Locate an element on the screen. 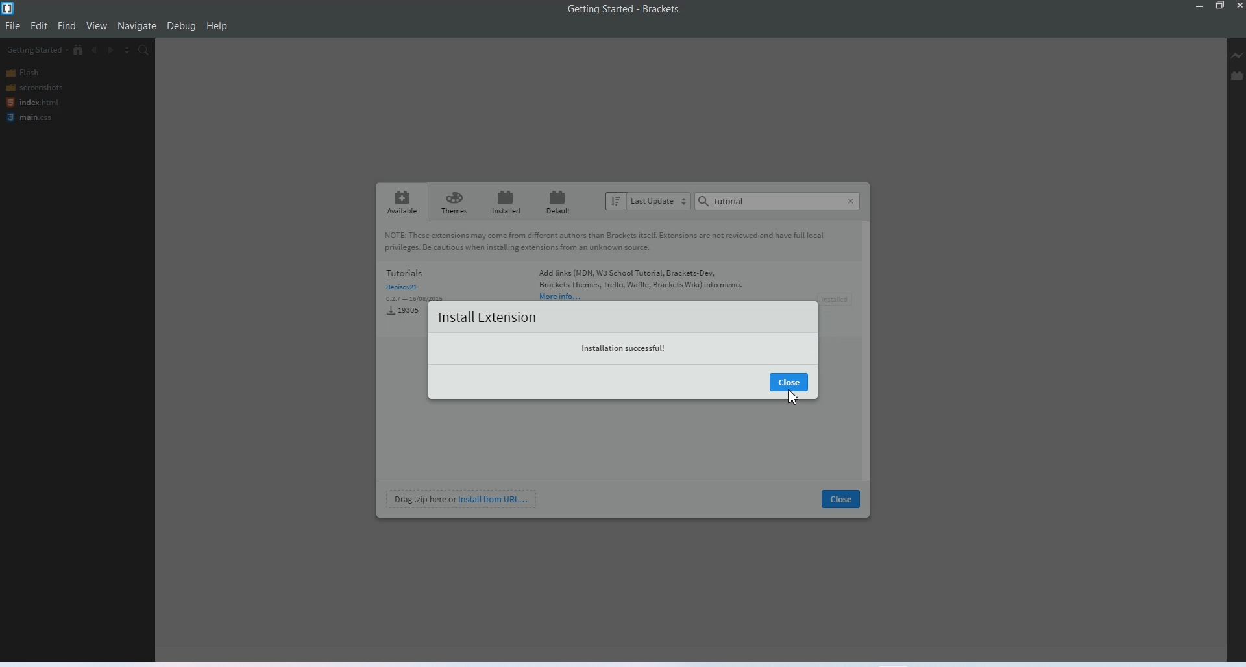  Maximize is located at coordinates (1221, 6).